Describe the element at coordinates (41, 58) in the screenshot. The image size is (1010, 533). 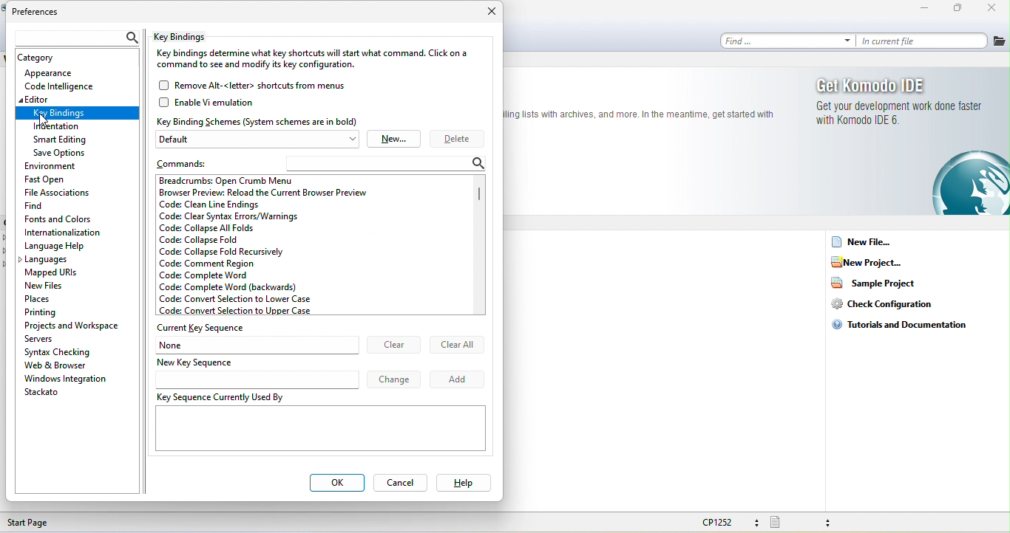
I see `category` at that location.